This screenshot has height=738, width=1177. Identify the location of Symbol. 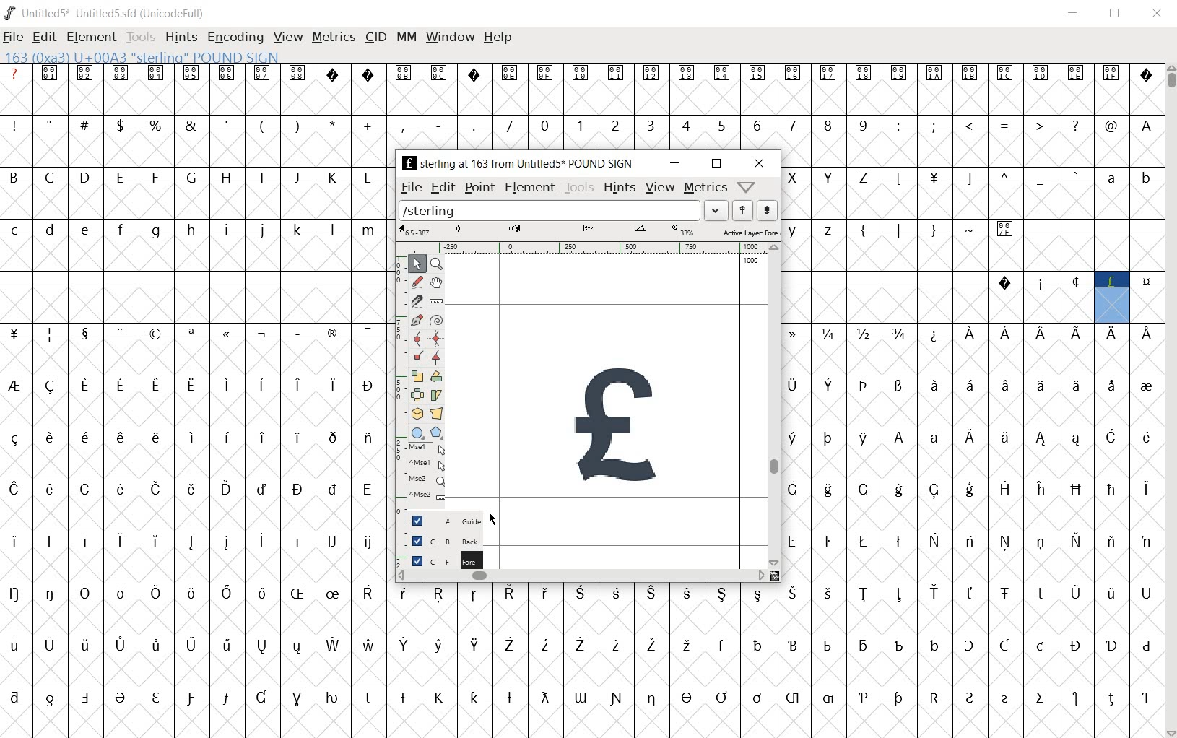
(828, 593).